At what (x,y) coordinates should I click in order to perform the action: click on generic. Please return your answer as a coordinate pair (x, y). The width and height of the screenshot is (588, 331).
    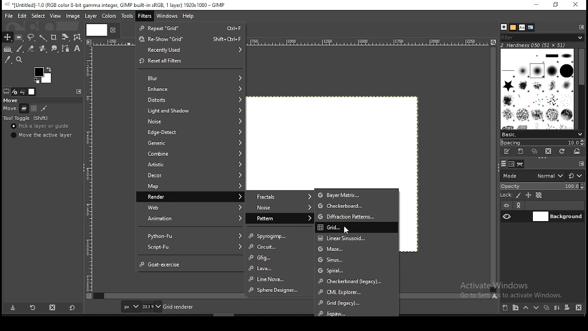
    Looking at the image, I should click on (191, 143).